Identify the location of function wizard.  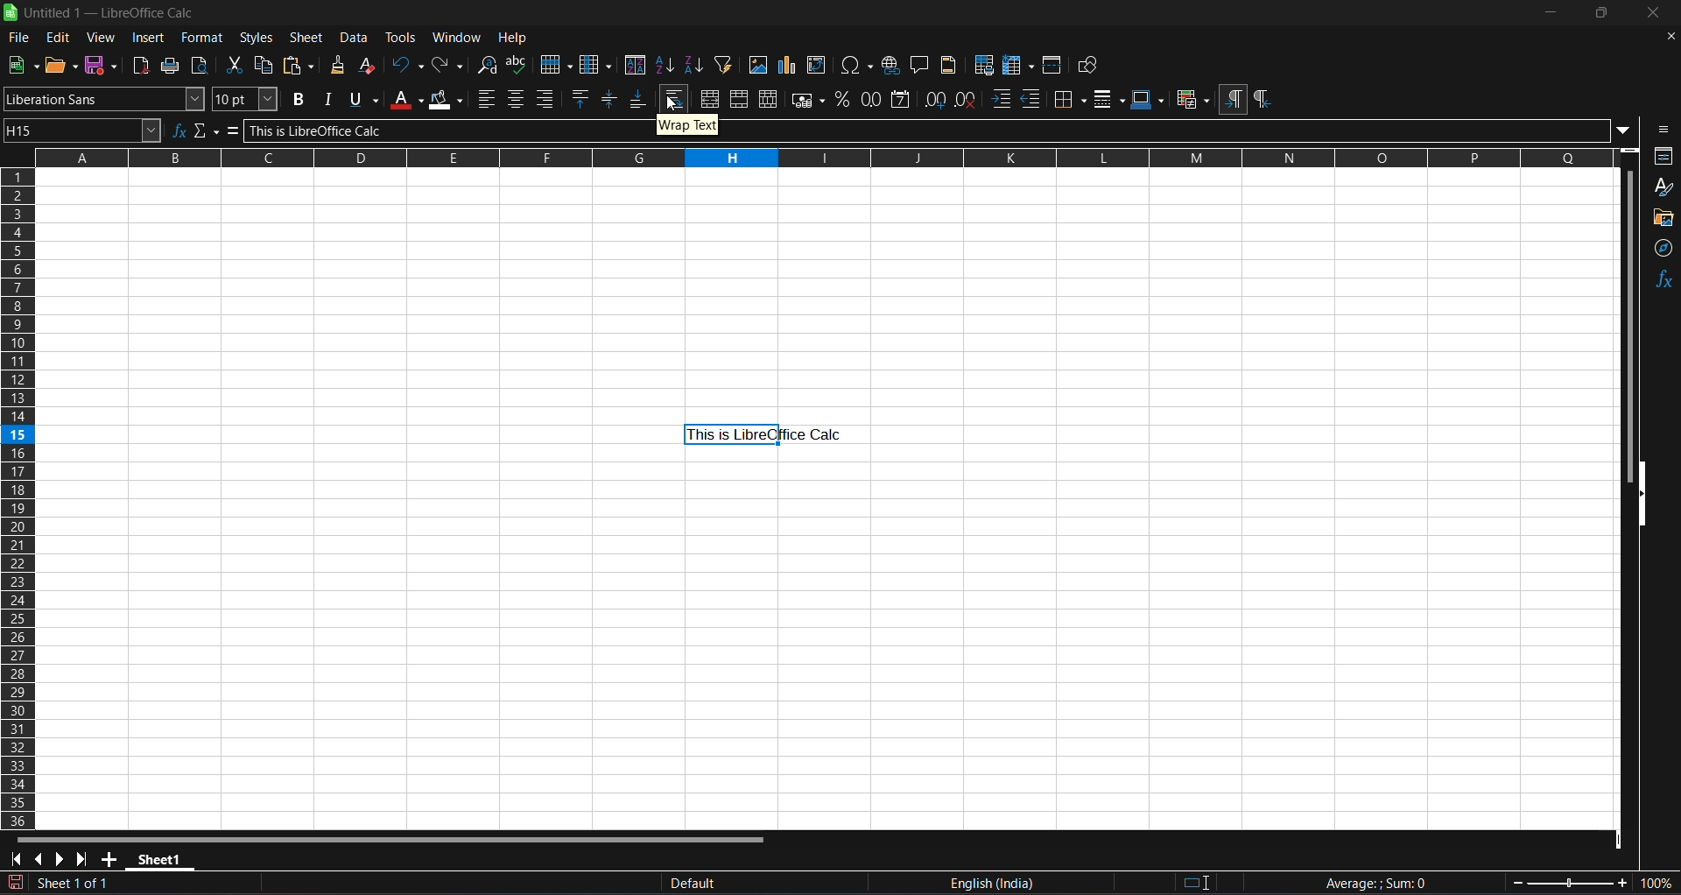
(180, 130).